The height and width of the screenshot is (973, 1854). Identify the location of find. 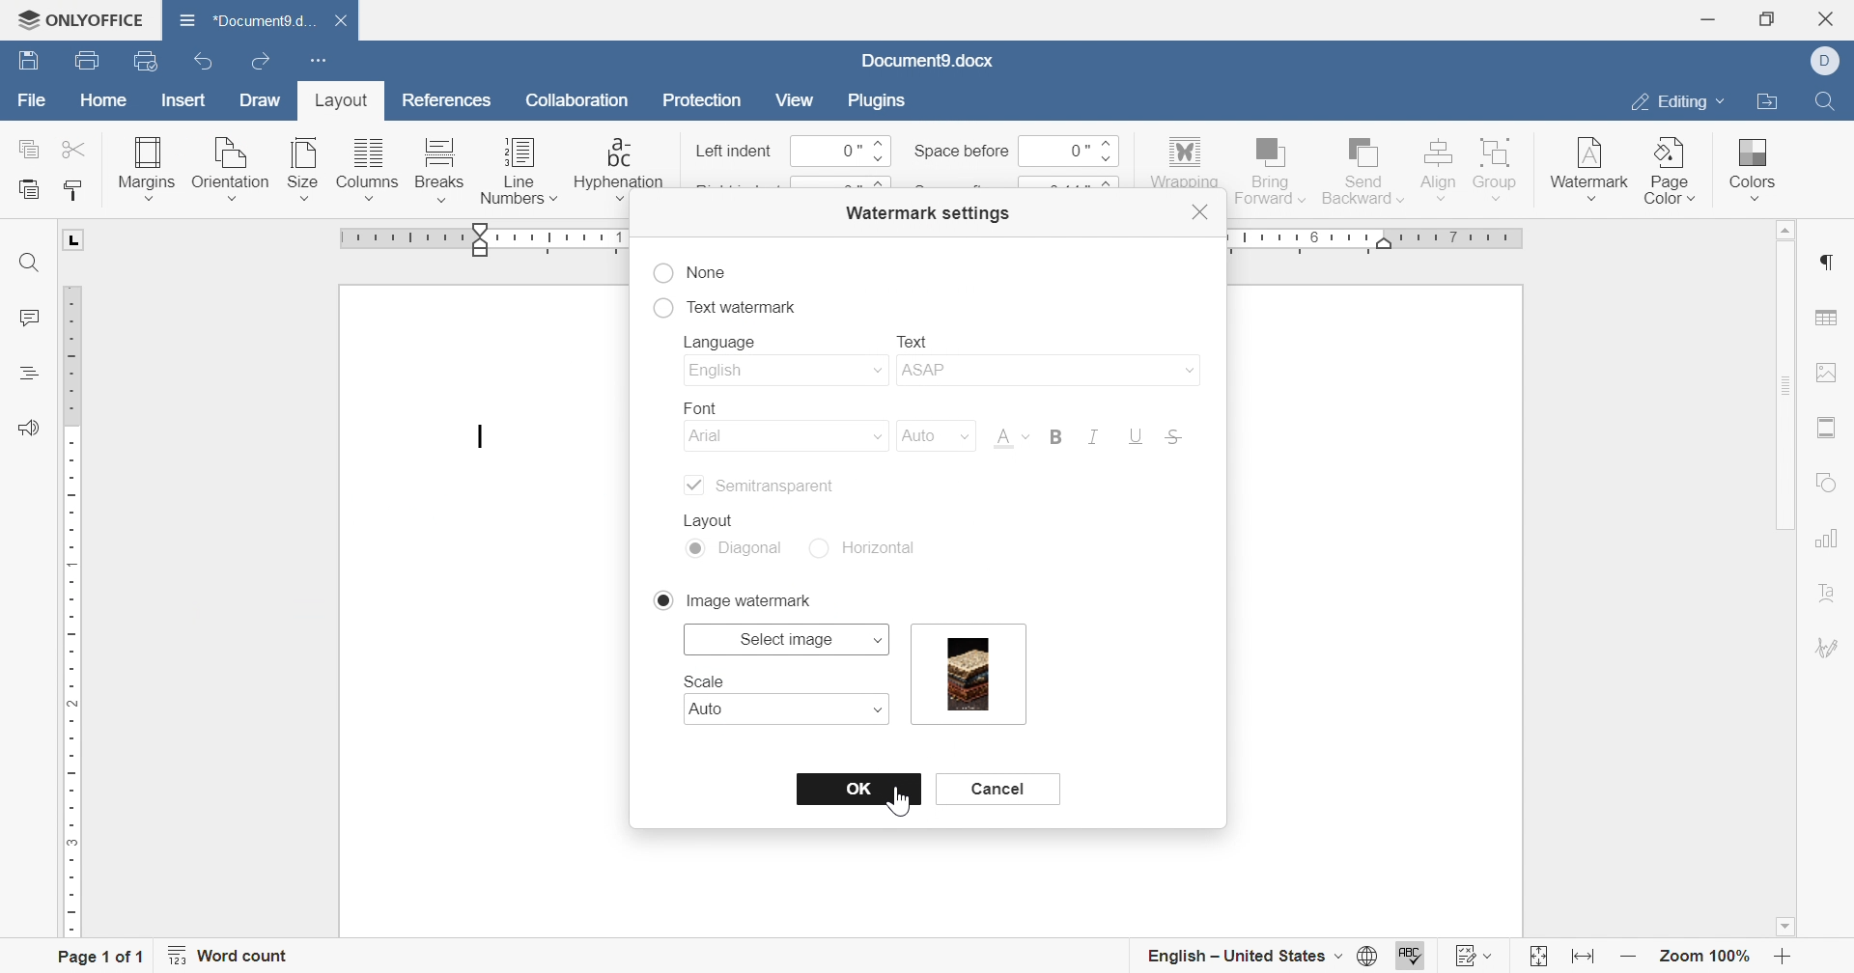
(1823, 98).